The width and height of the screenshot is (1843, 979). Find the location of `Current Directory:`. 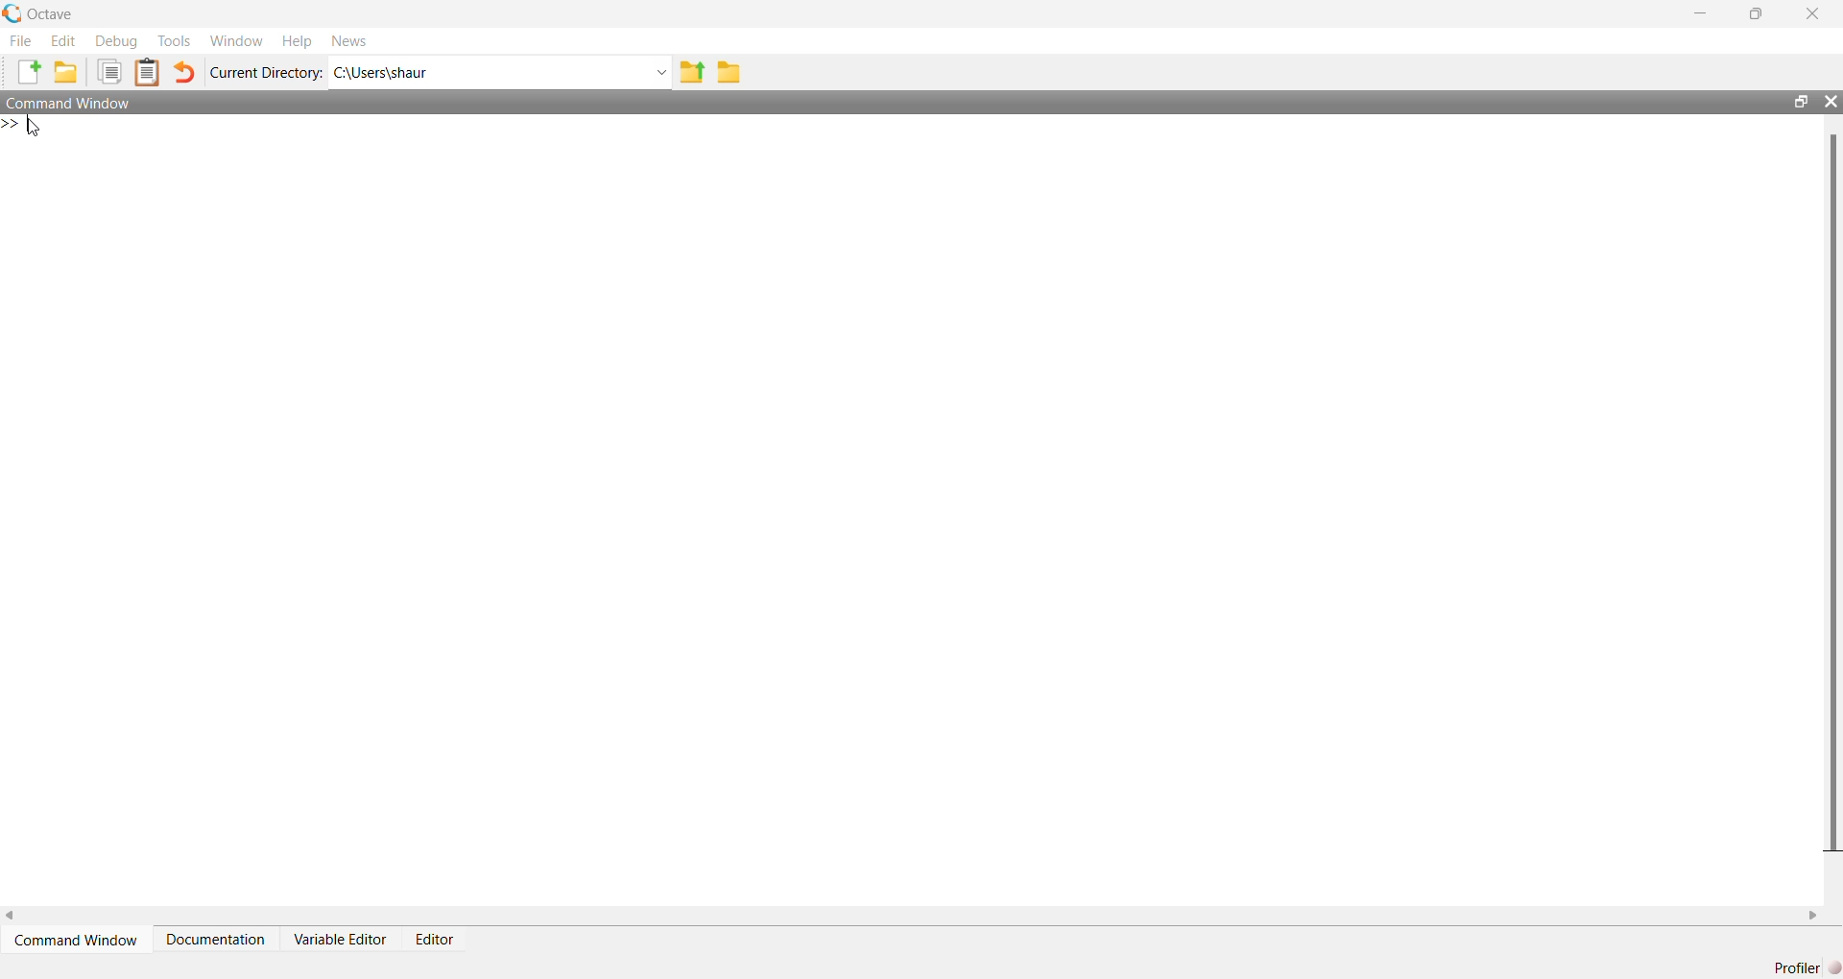

Current Directory: is located at coordinates (269, 73).